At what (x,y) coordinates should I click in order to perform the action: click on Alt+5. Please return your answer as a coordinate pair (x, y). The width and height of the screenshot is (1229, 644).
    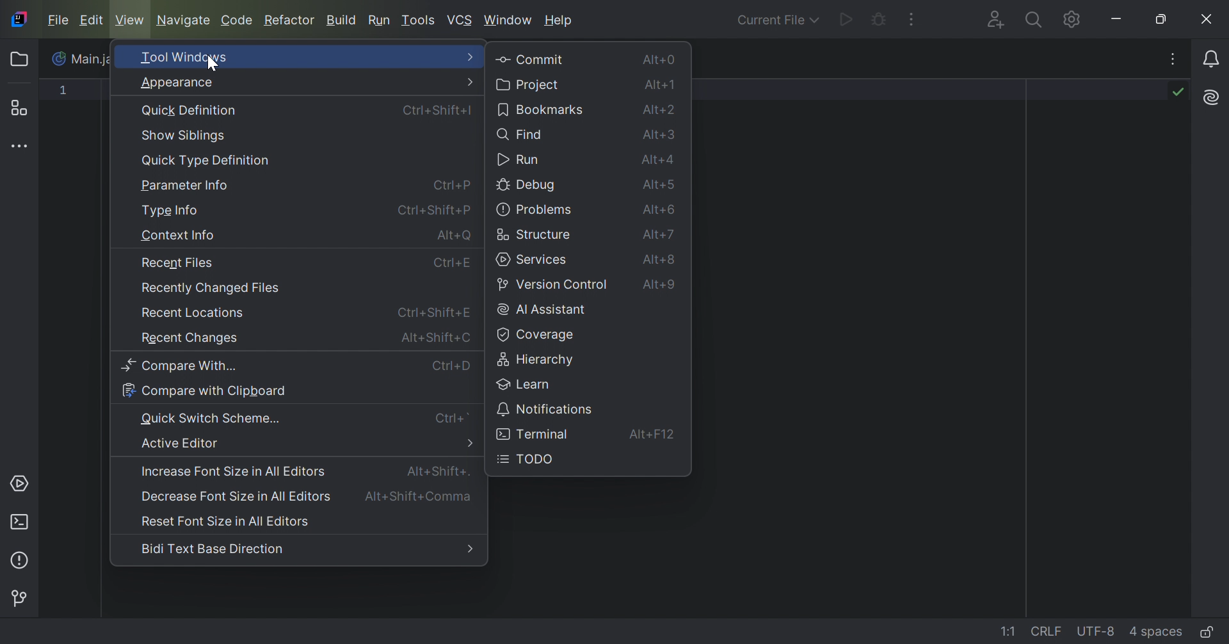
    Looking at the image, I should click on (660, 186).